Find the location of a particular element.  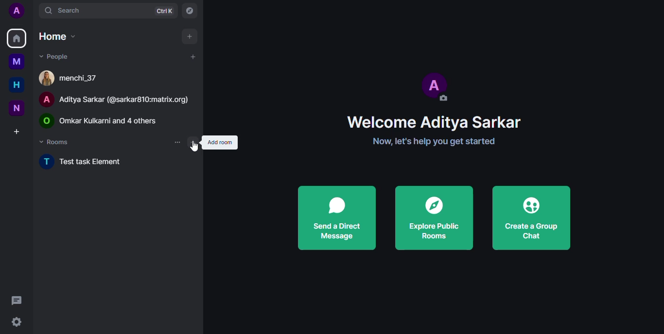

navigator is located at coordinates (189, 10).